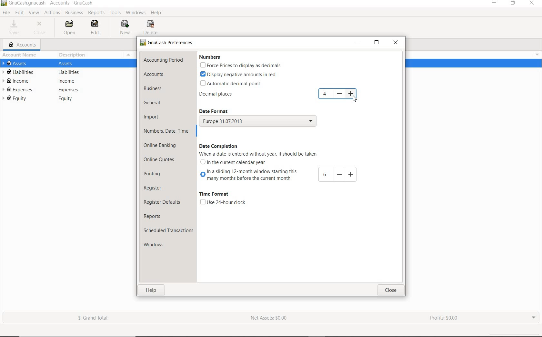 The width and height of the screenshot is (542, 337). Describe the element at coordinates (536, 54) in the screenshot. I see `expand` at that location.